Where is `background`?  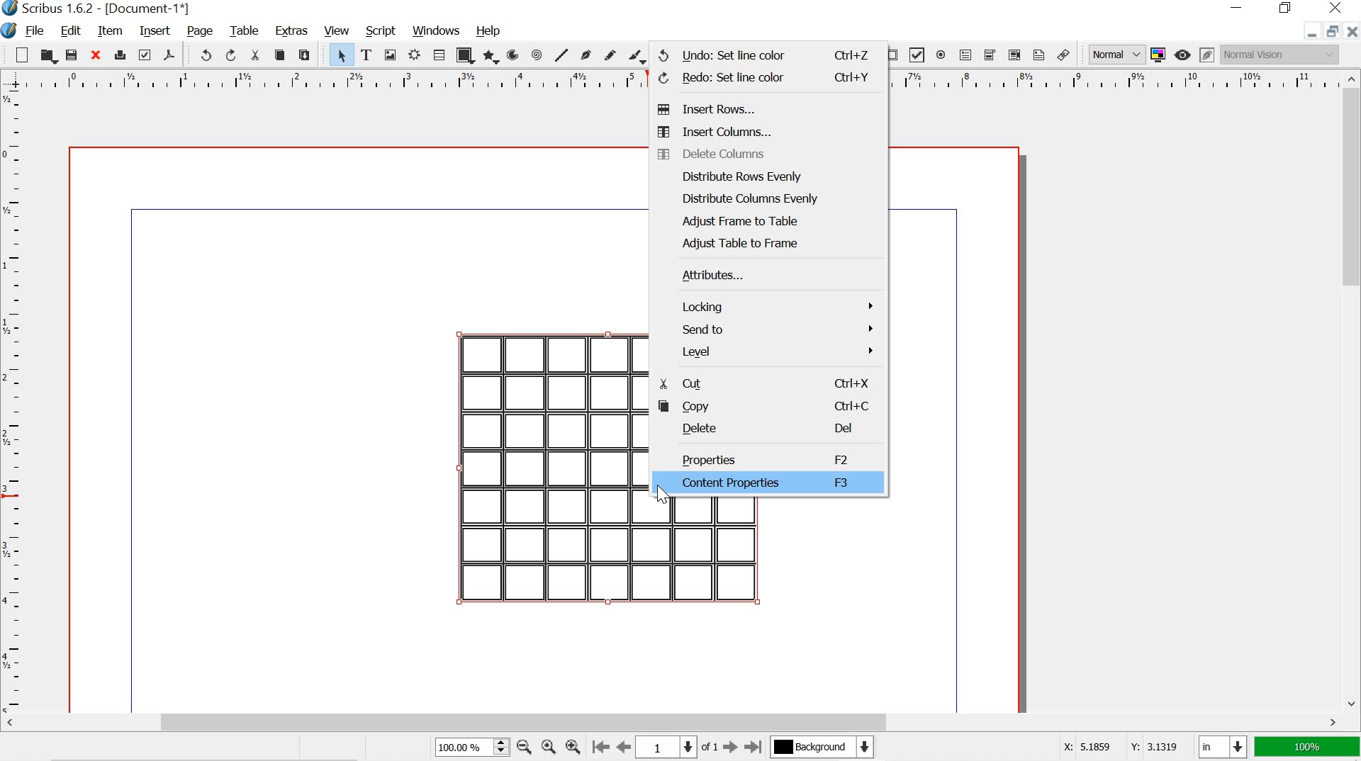 background is located at coordinates (827, 747).